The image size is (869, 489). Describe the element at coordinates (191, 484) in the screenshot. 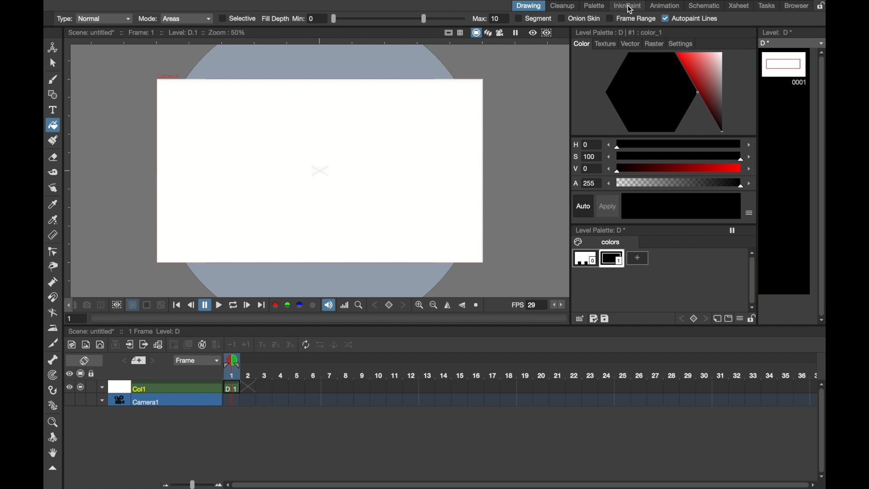

I see `slider` at that location.